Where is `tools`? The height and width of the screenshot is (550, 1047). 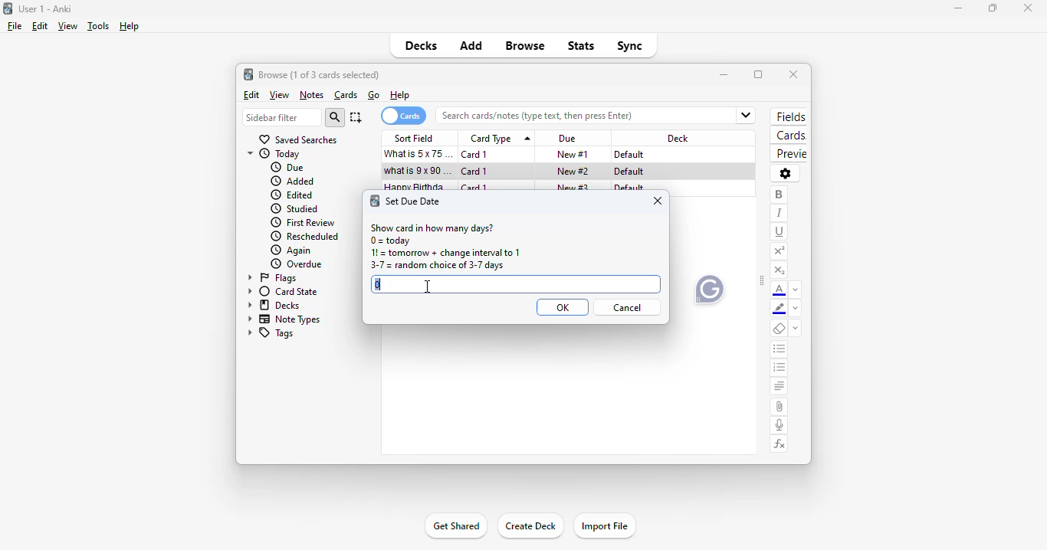 tools is located at coordinates (98, 26).